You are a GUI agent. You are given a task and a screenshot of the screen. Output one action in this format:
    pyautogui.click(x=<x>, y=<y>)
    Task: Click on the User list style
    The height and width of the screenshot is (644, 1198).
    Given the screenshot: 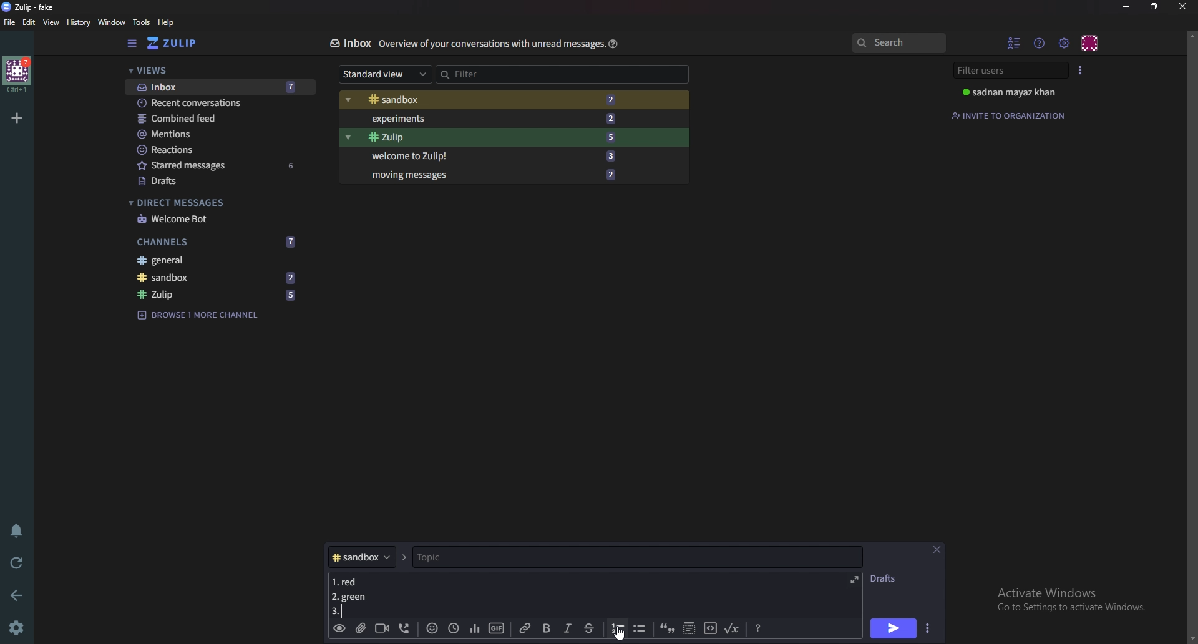 What is the action you would take?
    pyautogui.click(x=1081, y=69)
    